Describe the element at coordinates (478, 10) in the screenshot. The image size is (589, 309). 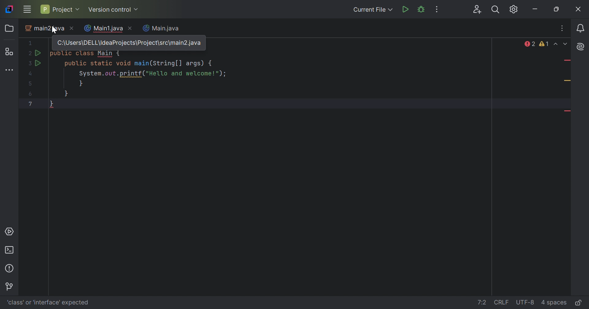
I see `Code With Me` at that location.